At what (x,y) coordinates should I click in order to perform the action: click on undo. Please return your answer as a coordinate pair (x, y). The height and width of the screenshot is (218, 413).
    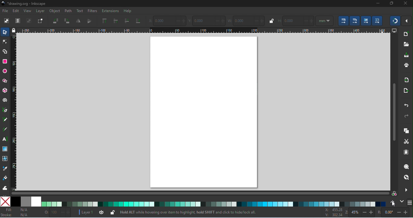
    Looking at the image, I should click on (405, 105).